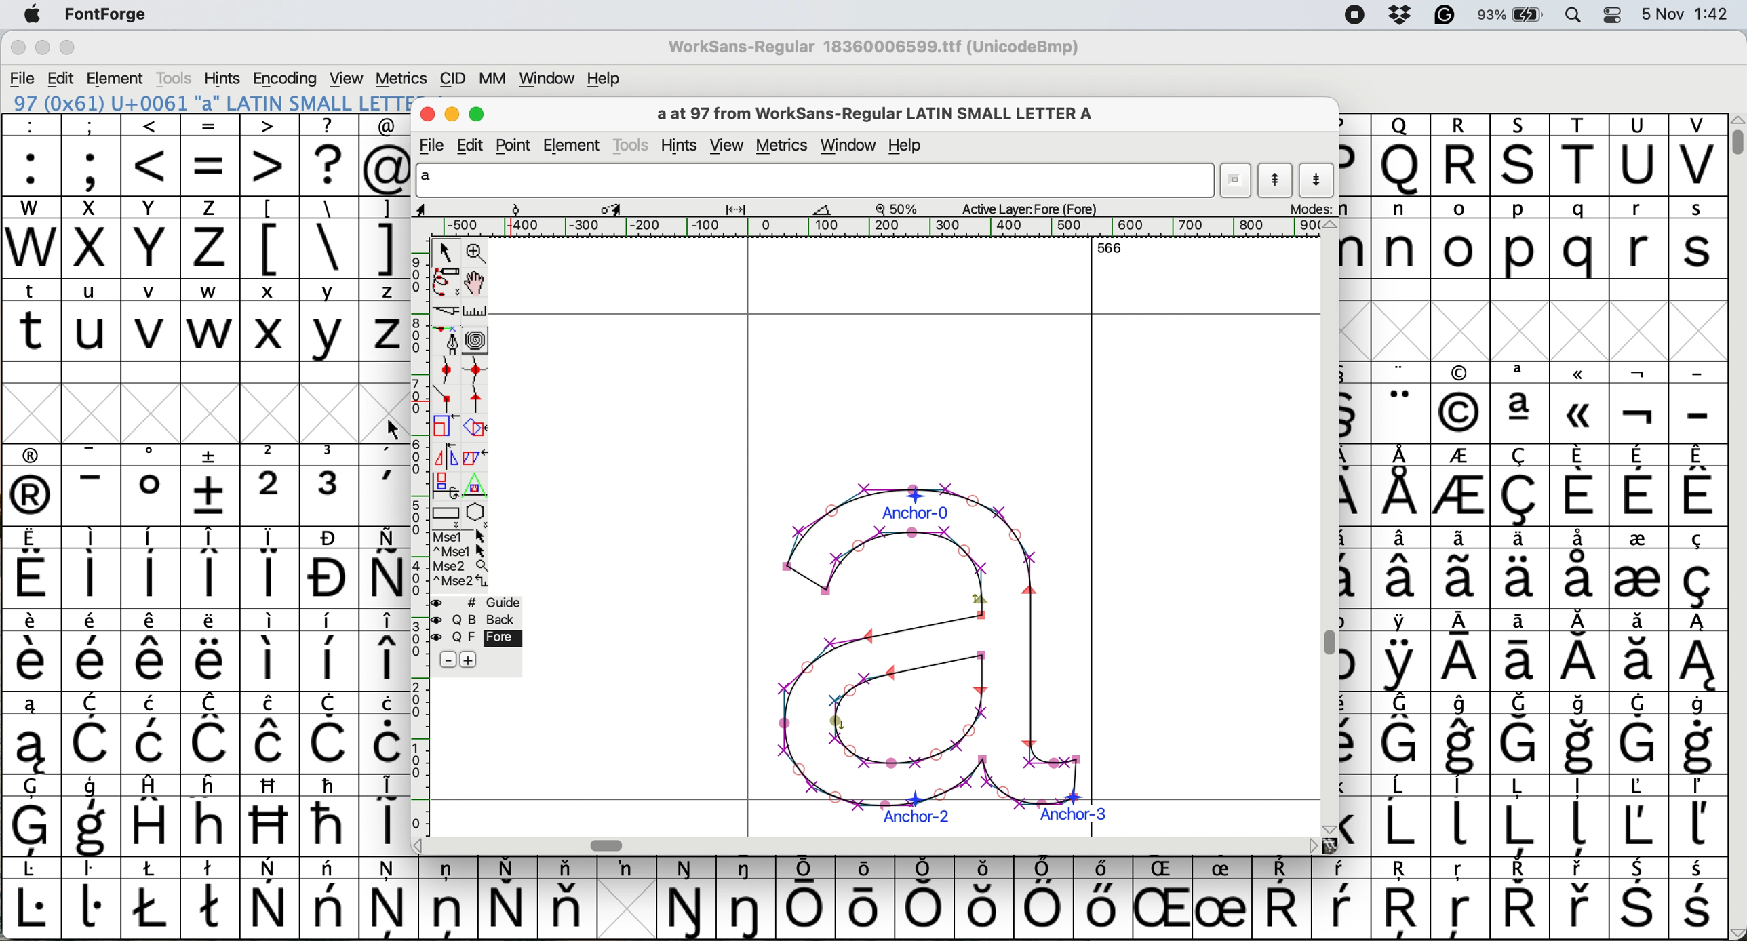 This screenshot has height=941, width=1747. What do you see at coordinates (1402, 403) in the screenshot?
I see `symbol` at bounding box center [1402, 403].